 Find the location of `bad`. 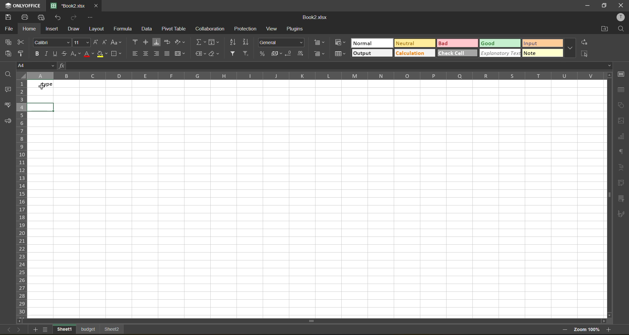

bad is located at coordinates (456, 43).